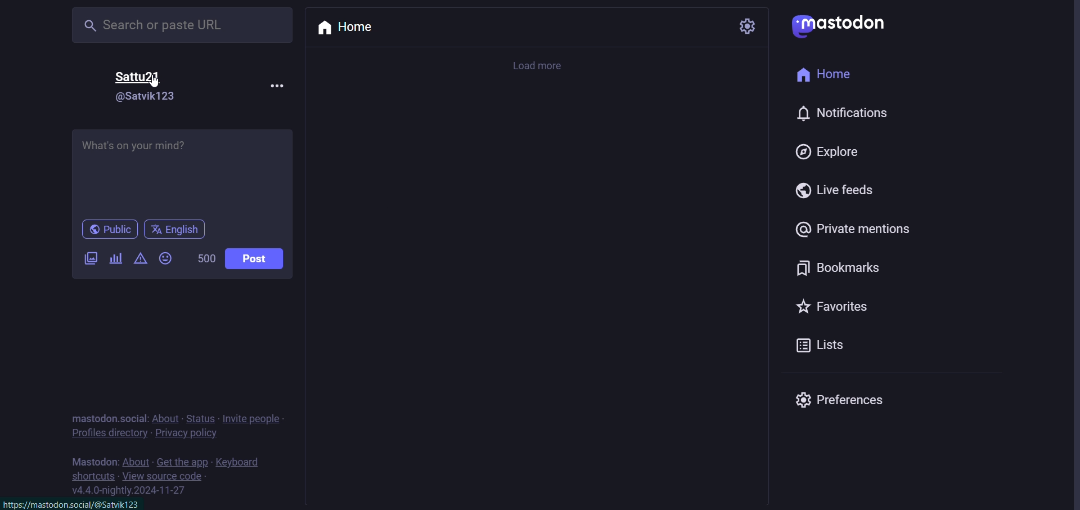 Image resolution: width=1080 pixels, height=510 pixels. What do you see at coordinates (107, 433) in the screenshot?
I see `Profiles directory` at bounding box center [107, 433].